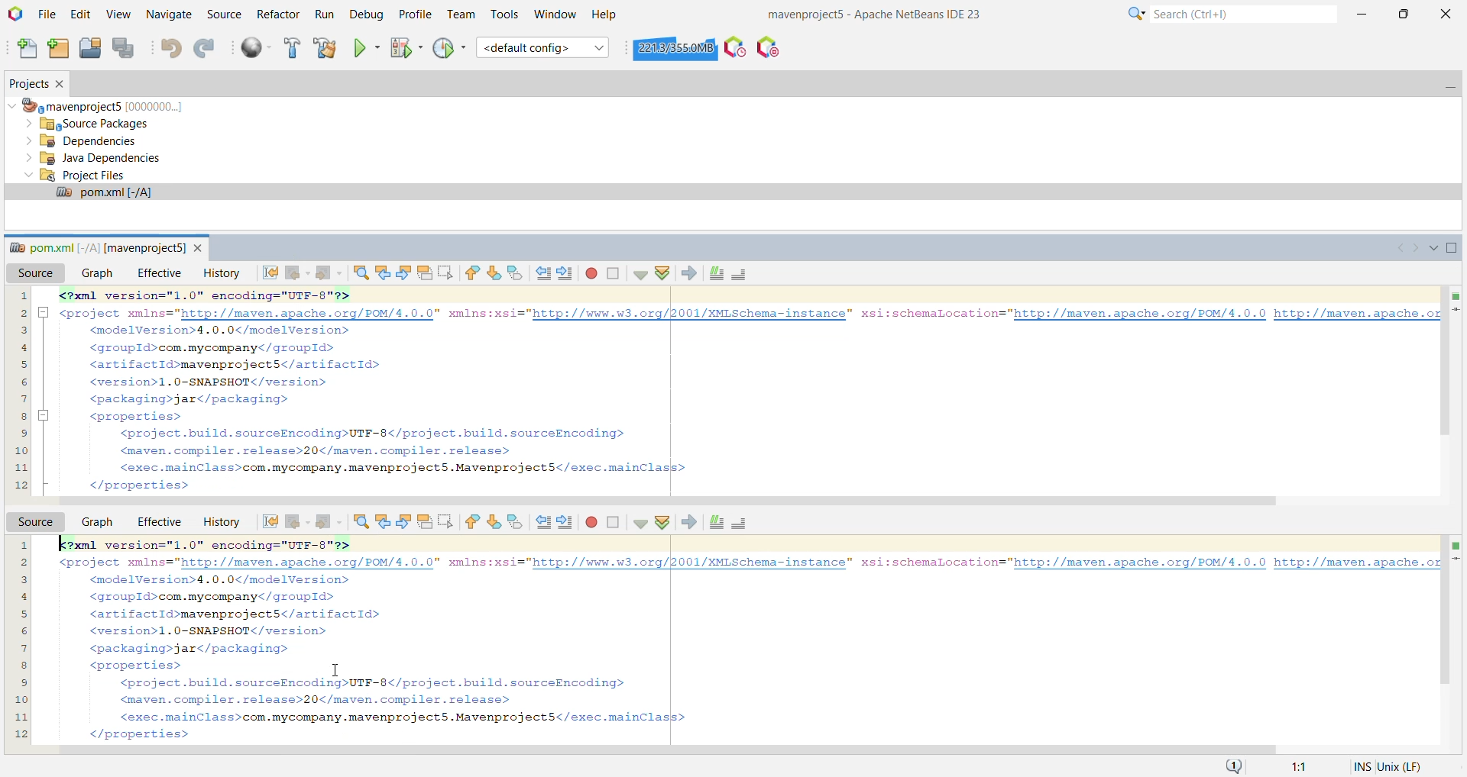  I want to click on Save All, so click(126, 49).